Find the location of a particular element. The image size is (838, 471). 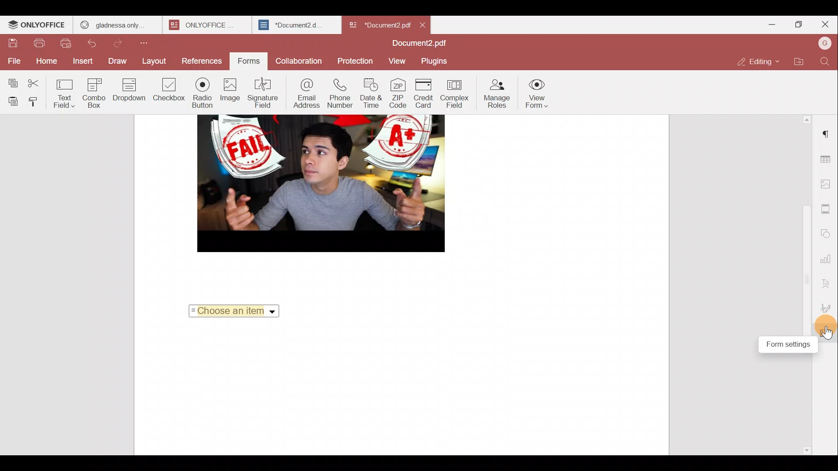

Text Art settings is located at coordinates (828, 283).